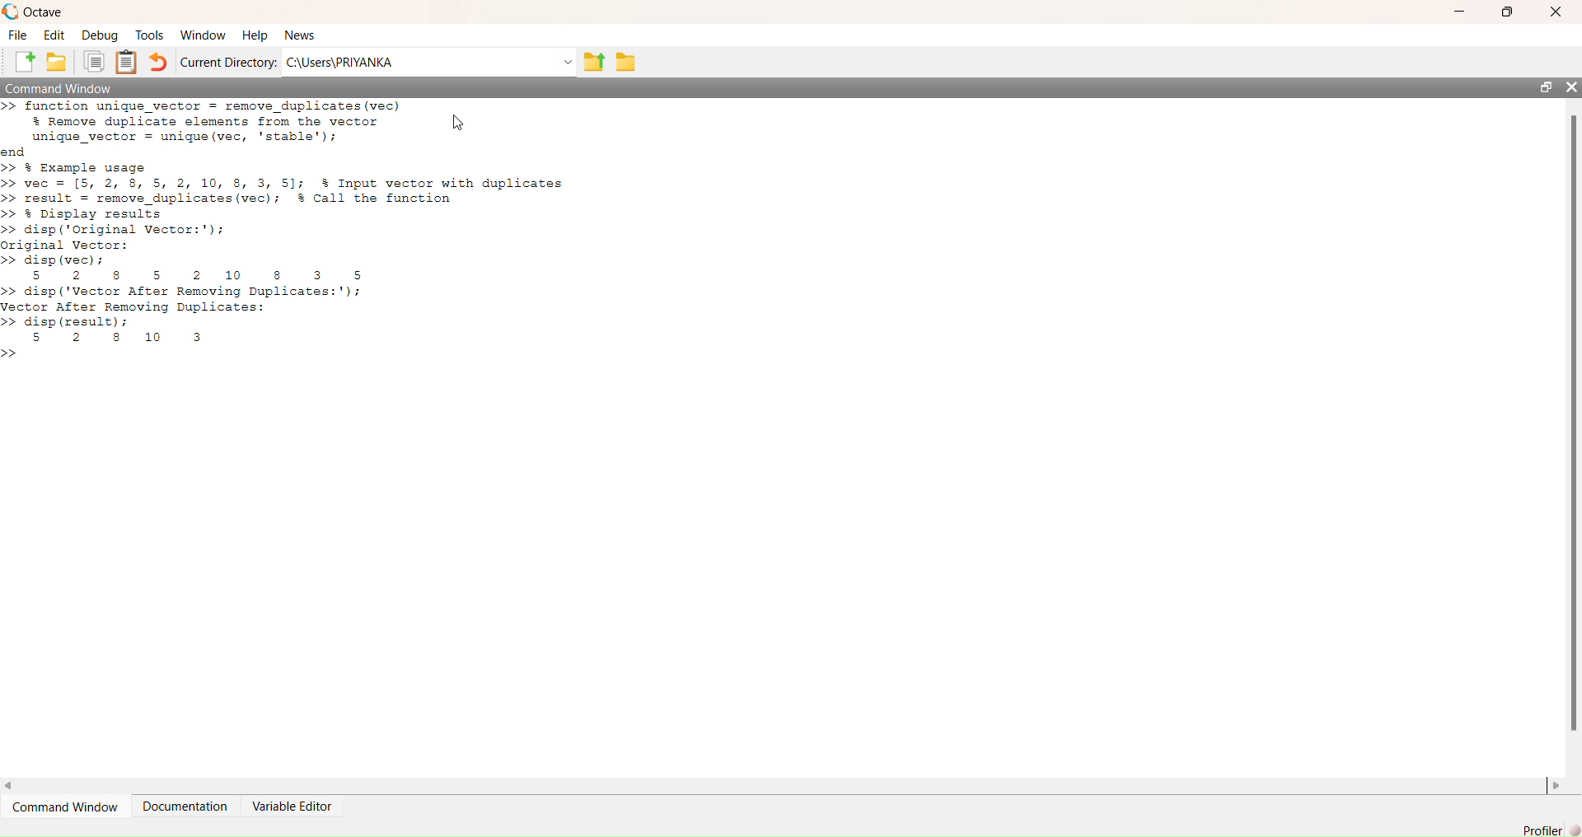 Image resolution: width=1582 pixels, height=837 pixels. Describe the element at coordinates (57, 61) in the screenshot. I see `add folder` at that location.